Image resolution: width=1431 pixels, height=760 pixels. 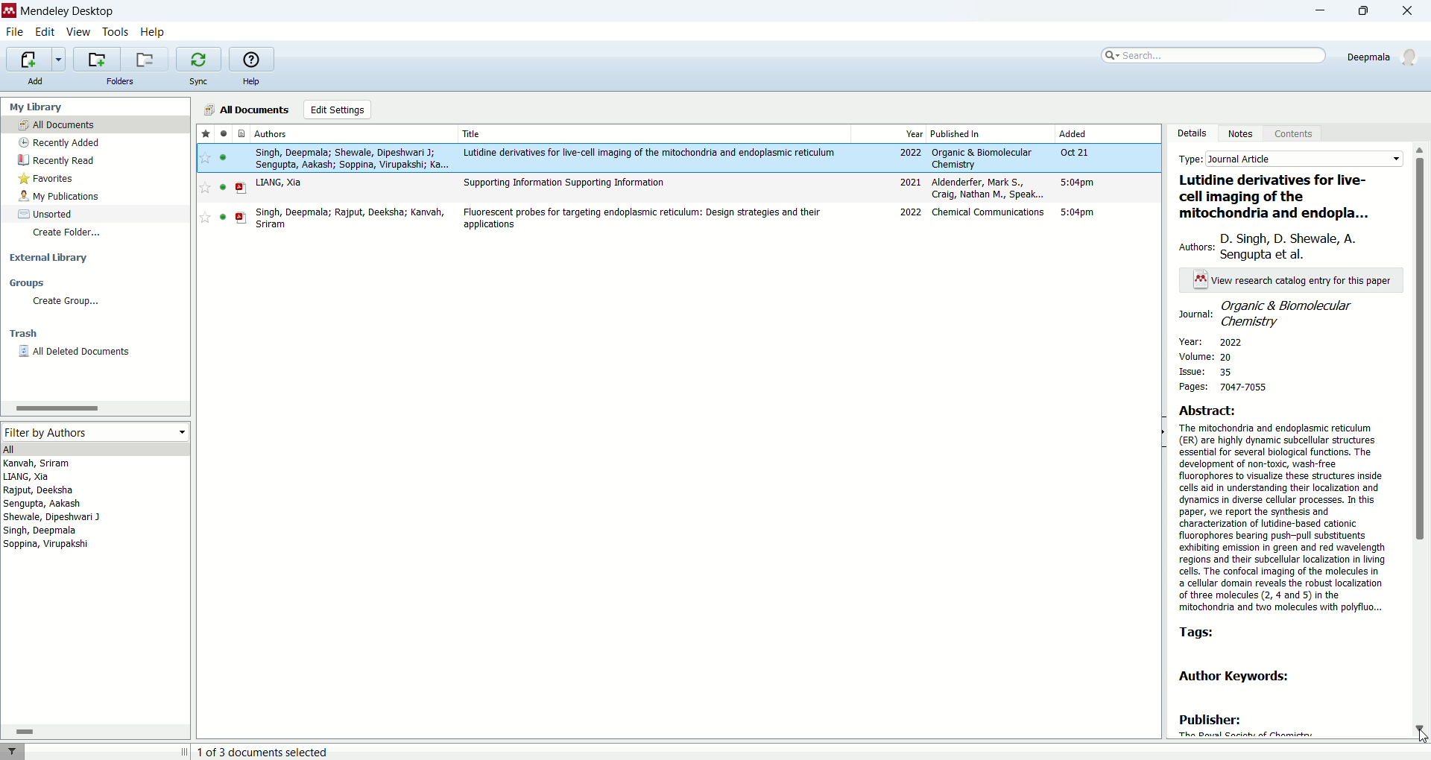 What do you see at coordinates (1208, 341) in the screenshot?
I see `year: 2022` at bounding box center [1208, 341].